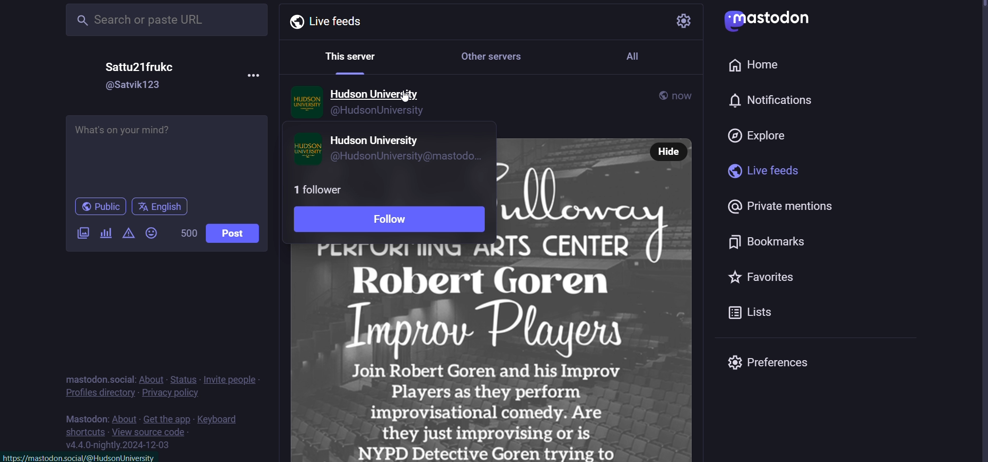 This screenshot has height=462, width=988. I want to click on notification, so click(768, 101).